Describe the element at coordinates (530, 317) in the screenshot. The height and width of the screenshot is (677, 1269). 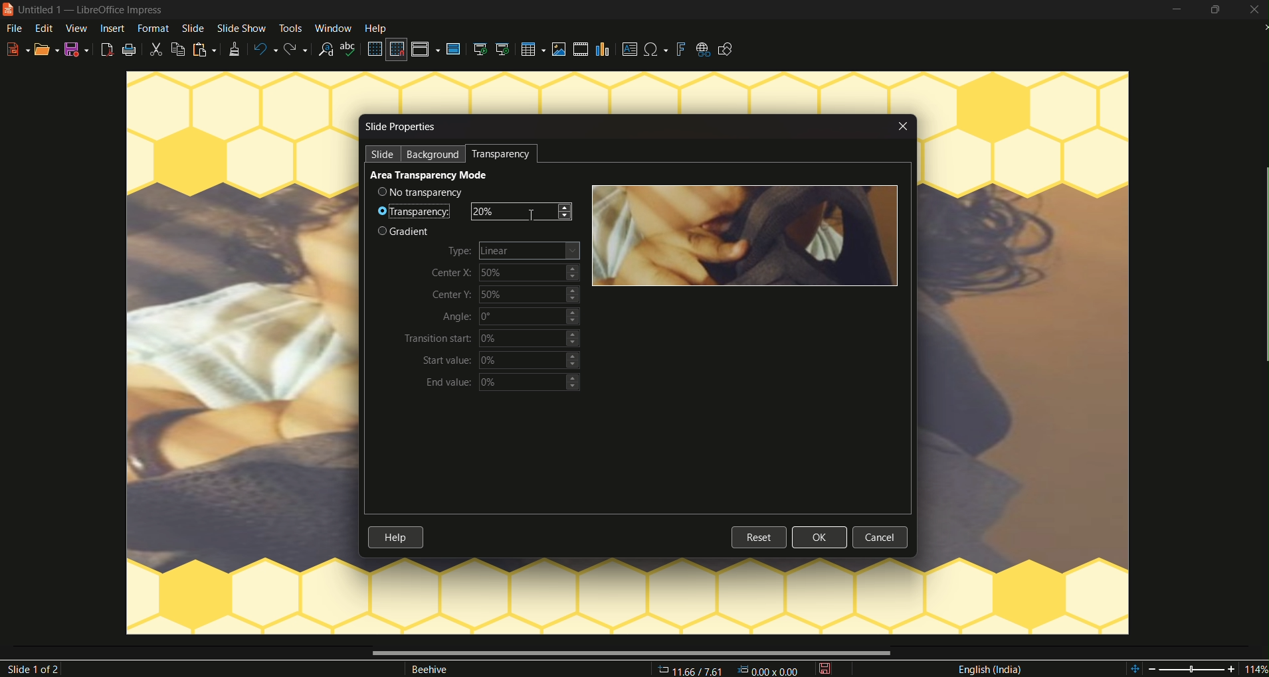
I see `0` at that location.